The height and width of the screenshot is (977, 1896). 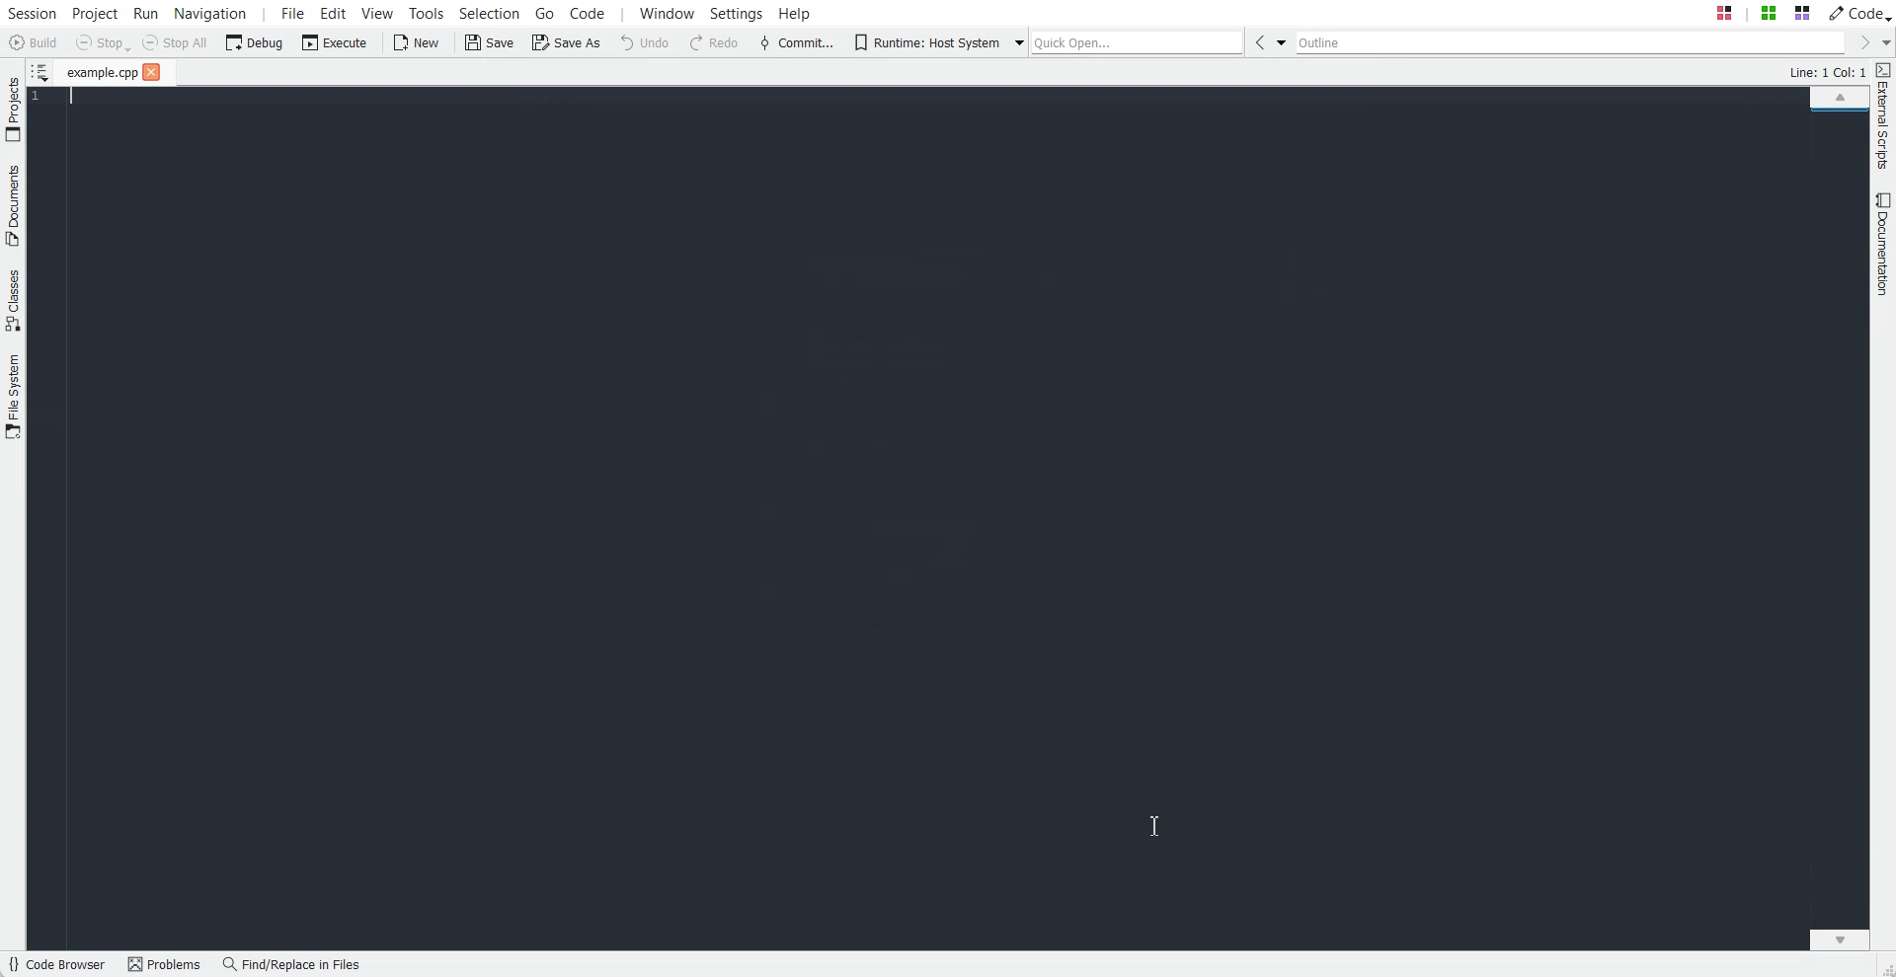 I want to click on Code, so click(x=1859, y=12).